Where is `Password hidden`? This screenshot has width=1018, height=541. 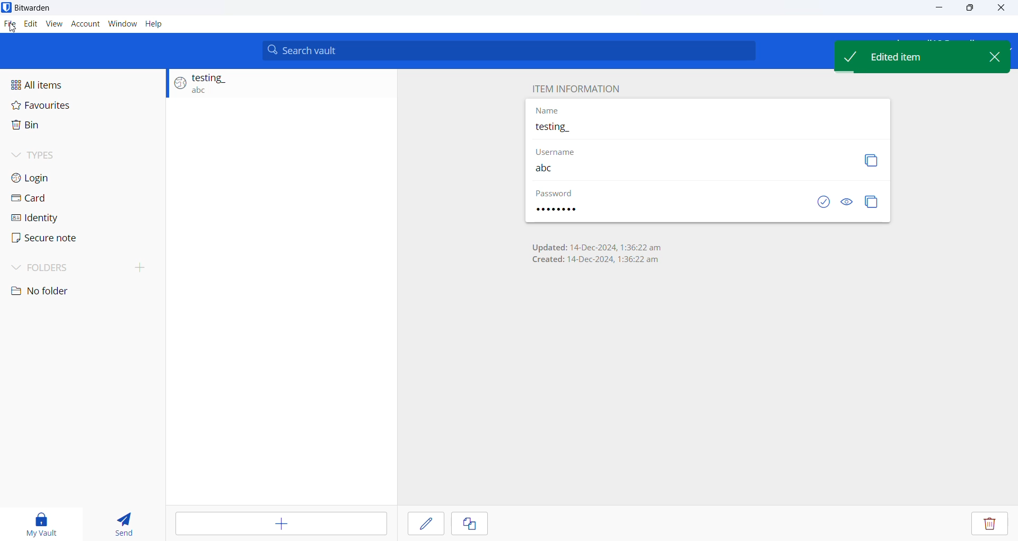
Password hidden is located at coordinates (555, 194).